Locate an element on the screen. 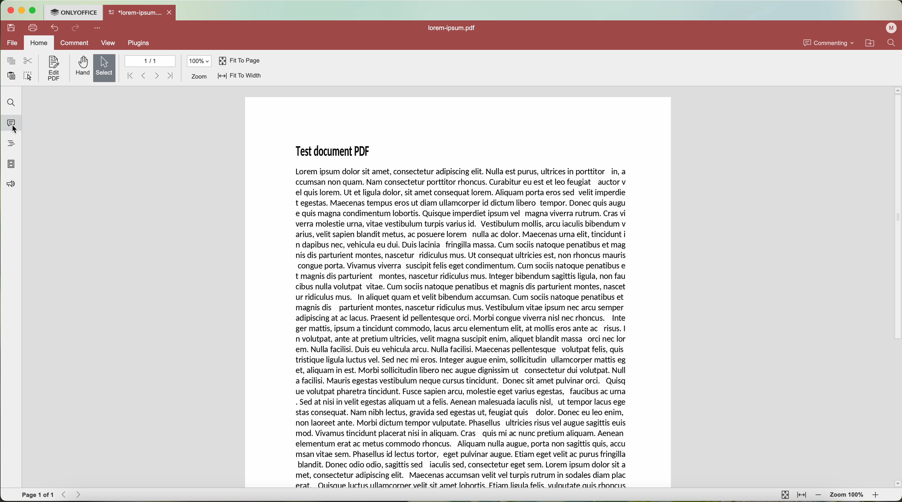  feedback & support is located at coordinates (11, 185).